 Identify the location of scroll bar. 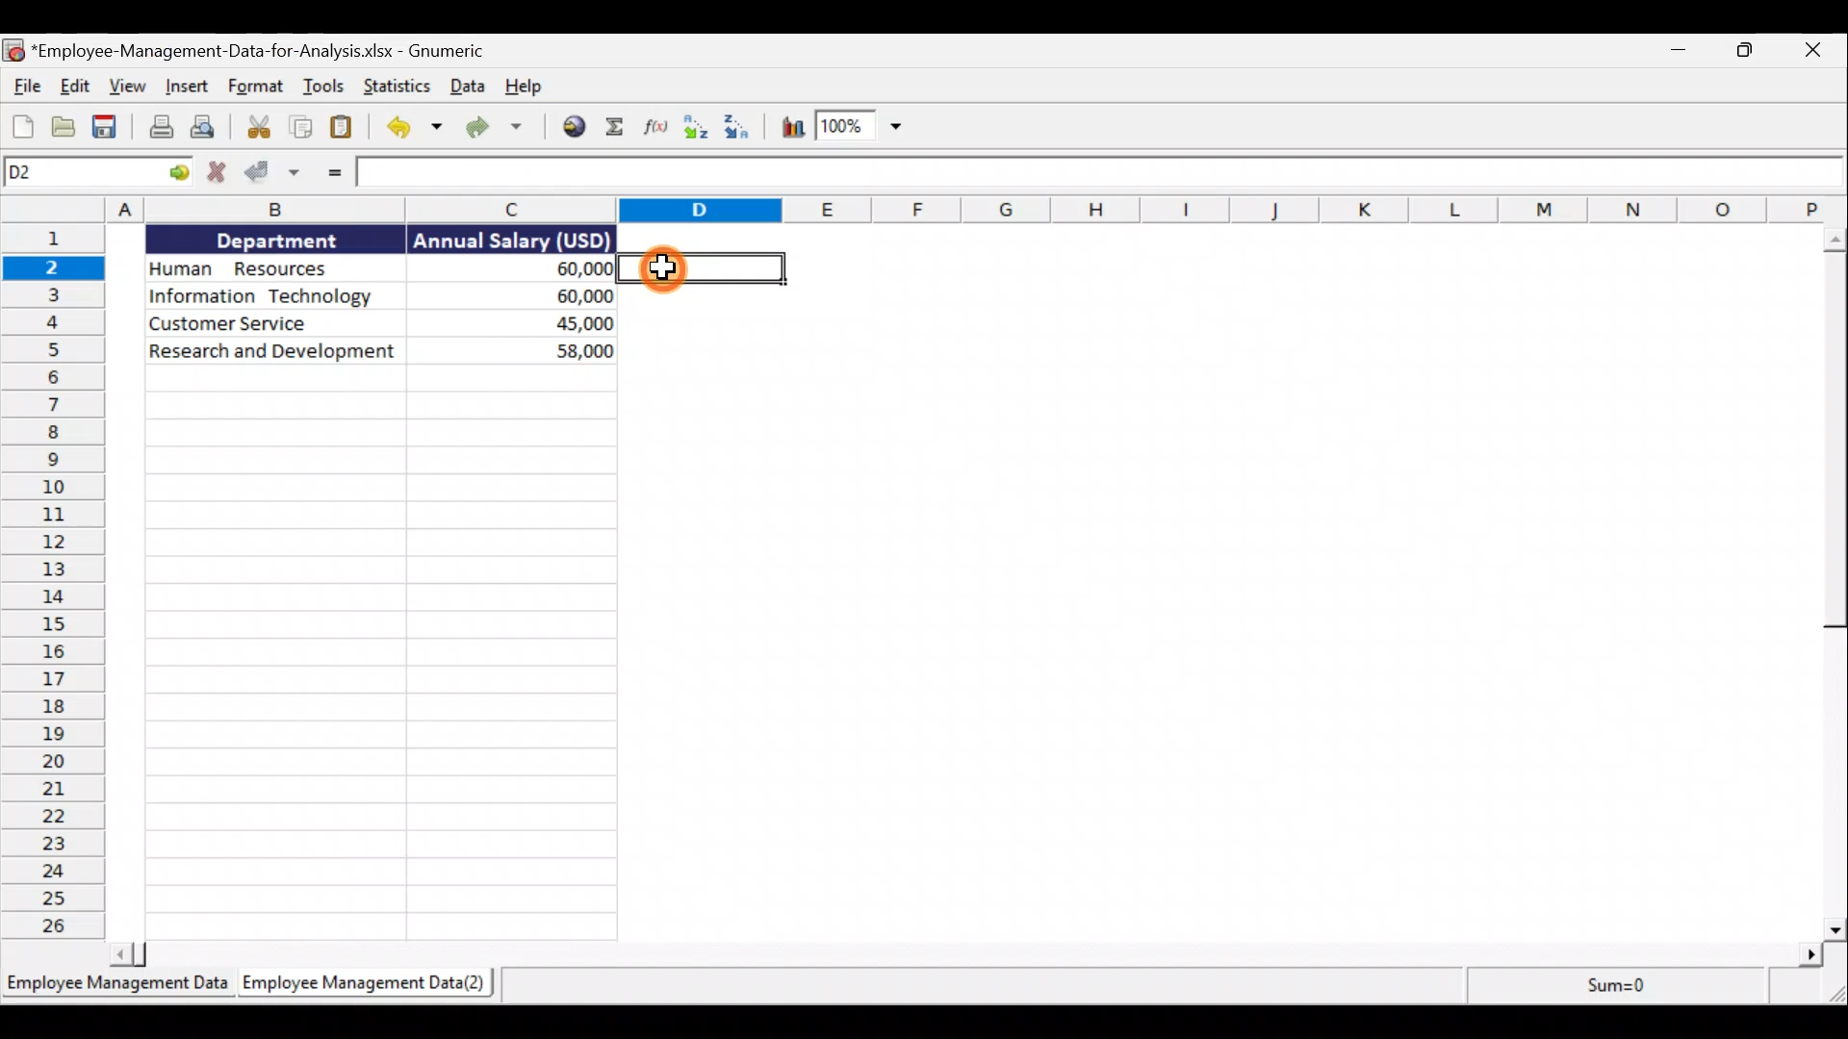
(955, 954).